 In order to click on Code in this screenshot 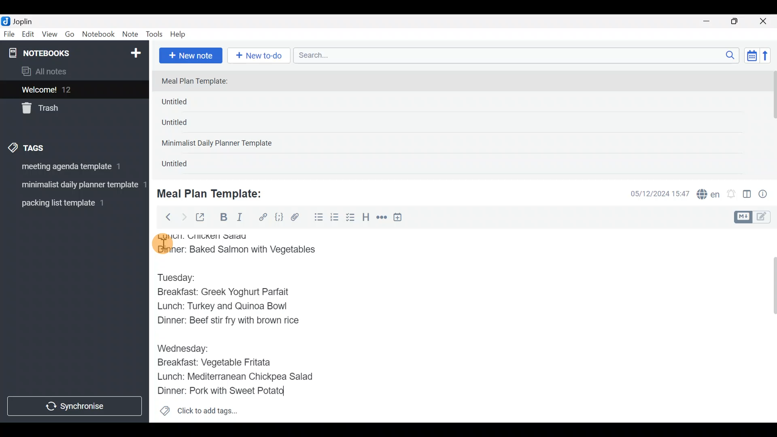, I will do `click(278, 217)`.